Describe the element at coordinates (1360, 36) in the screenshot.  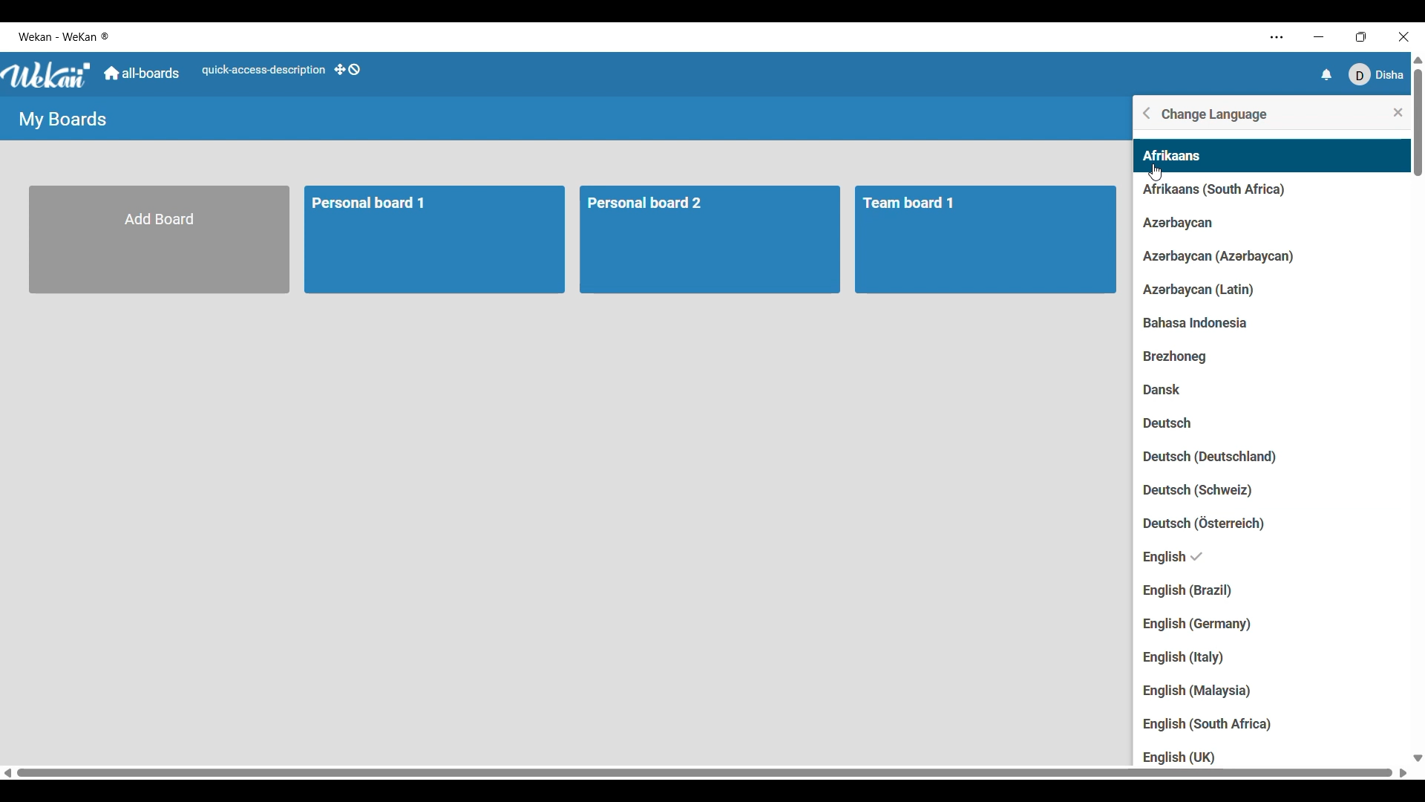
I see `Maximize` at that location.